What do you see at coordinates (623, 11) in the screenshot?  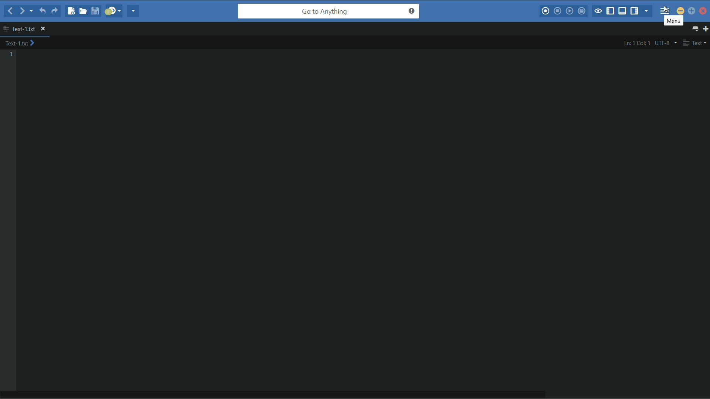 I see `show/hide bottom panel` at bounding box center [623, 11].